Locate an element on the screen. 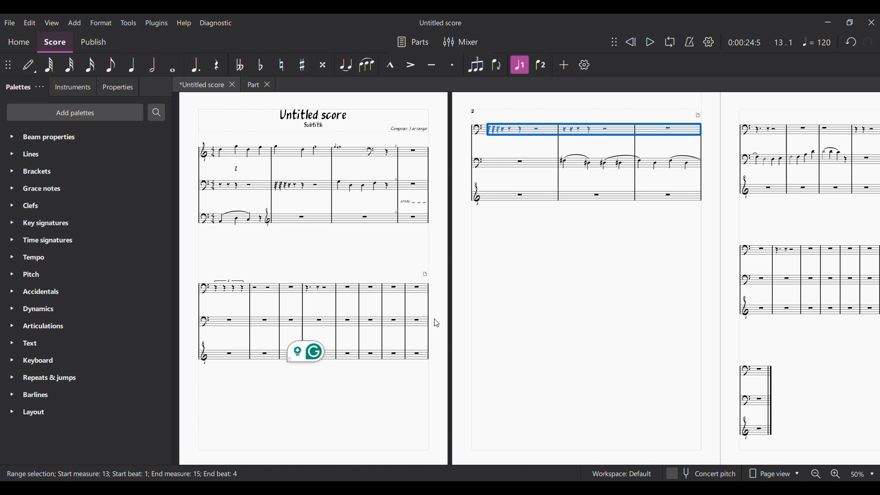 This screenshot has height=495, width=880. Edit menu is located at coordinates (30, 22).